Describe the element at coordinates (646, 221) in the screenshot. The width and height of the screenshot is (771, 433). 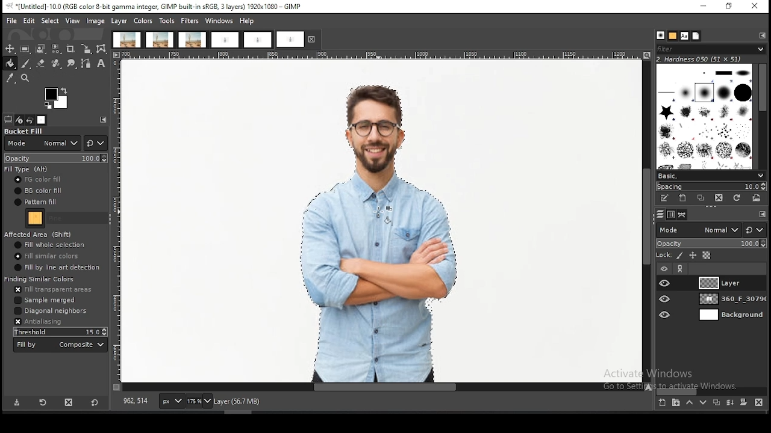
I see `scroll bar` at that location.